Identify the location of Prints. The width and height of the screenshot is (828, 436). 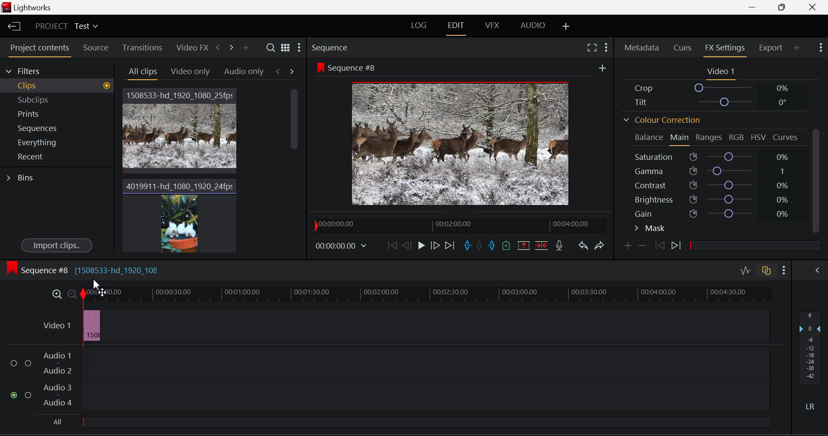
(62, 115).